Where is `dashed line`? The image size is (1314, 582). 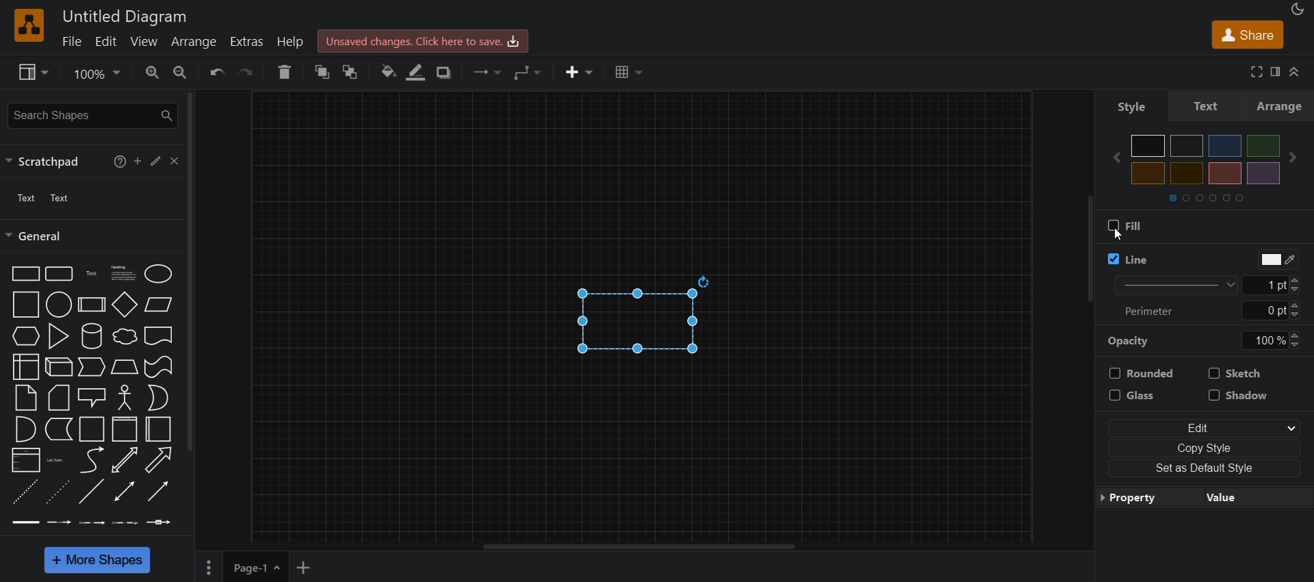 dashed line is located at coordinates (25, 494).